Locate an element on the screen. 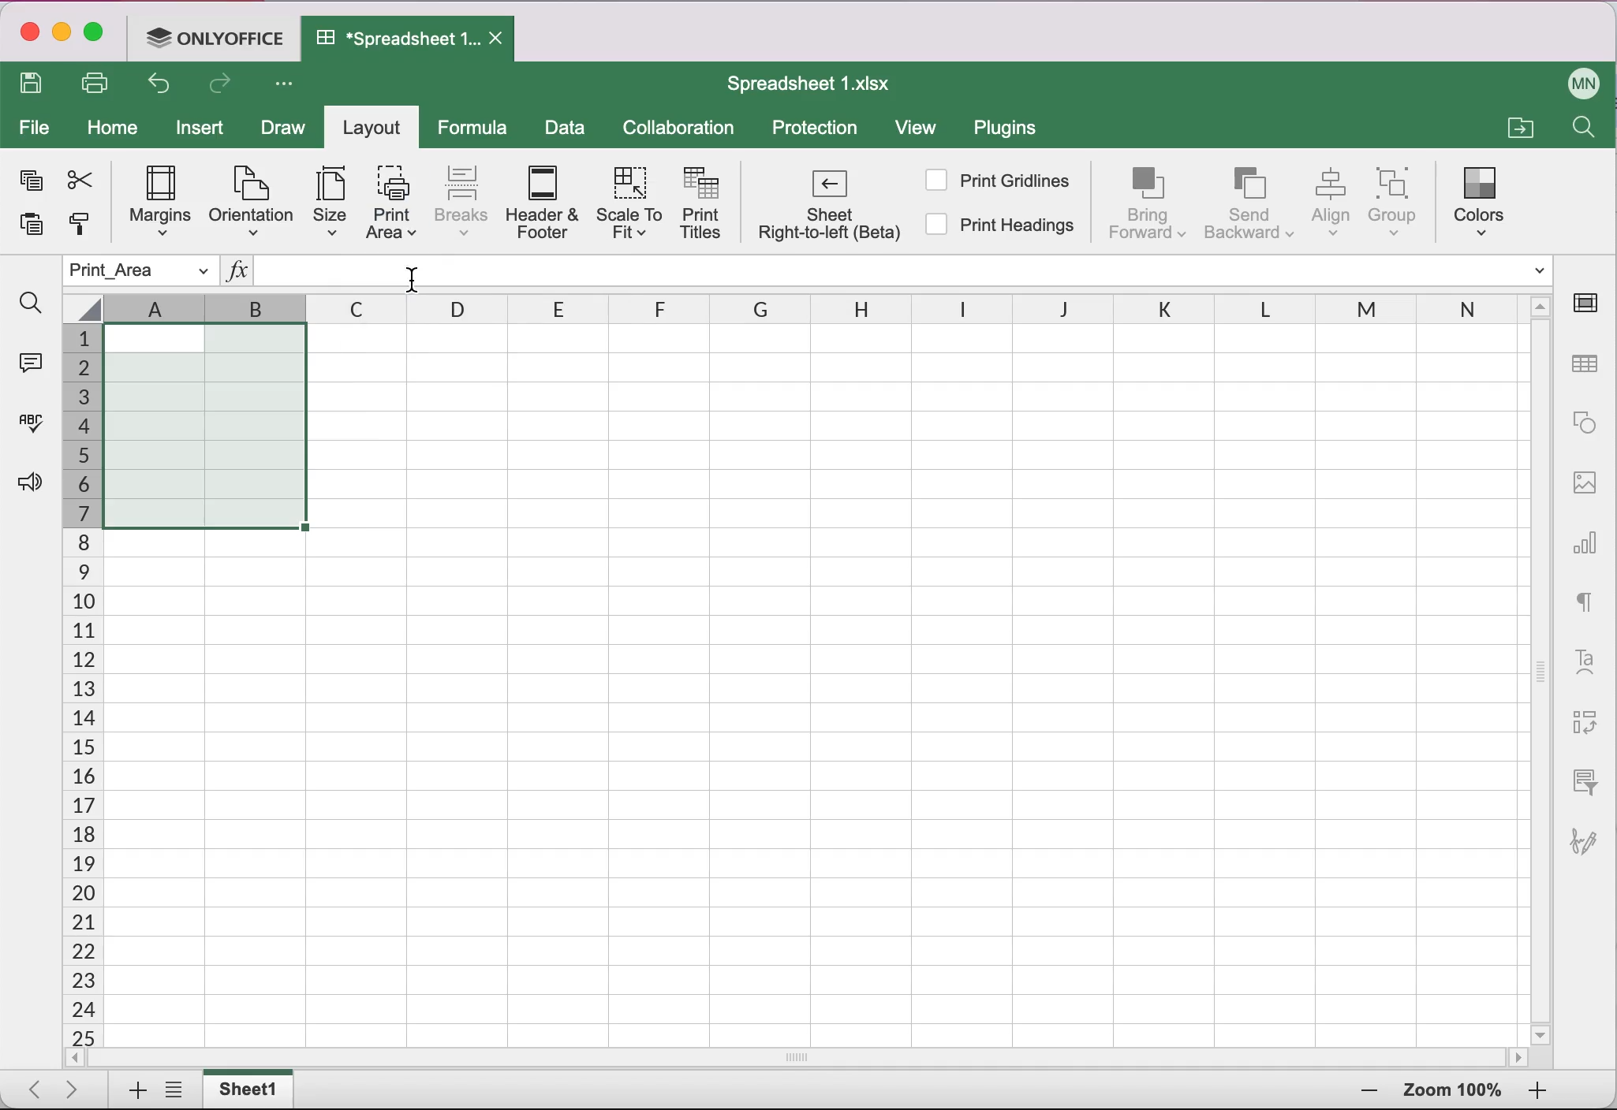 Image resolution: width=1617 pixels, height=1110 pixels. Send backward is located at coordinates (1250, 202).